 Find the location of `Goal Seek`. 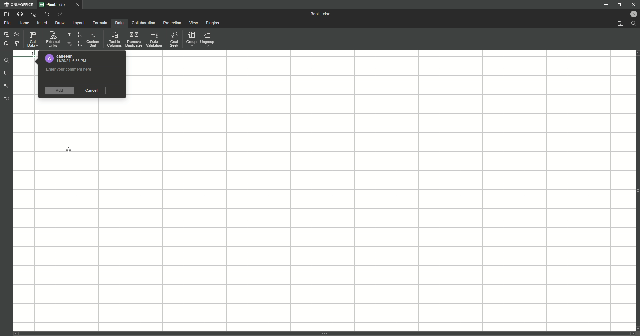

Goal Seek is located at coordinates (174, 40).